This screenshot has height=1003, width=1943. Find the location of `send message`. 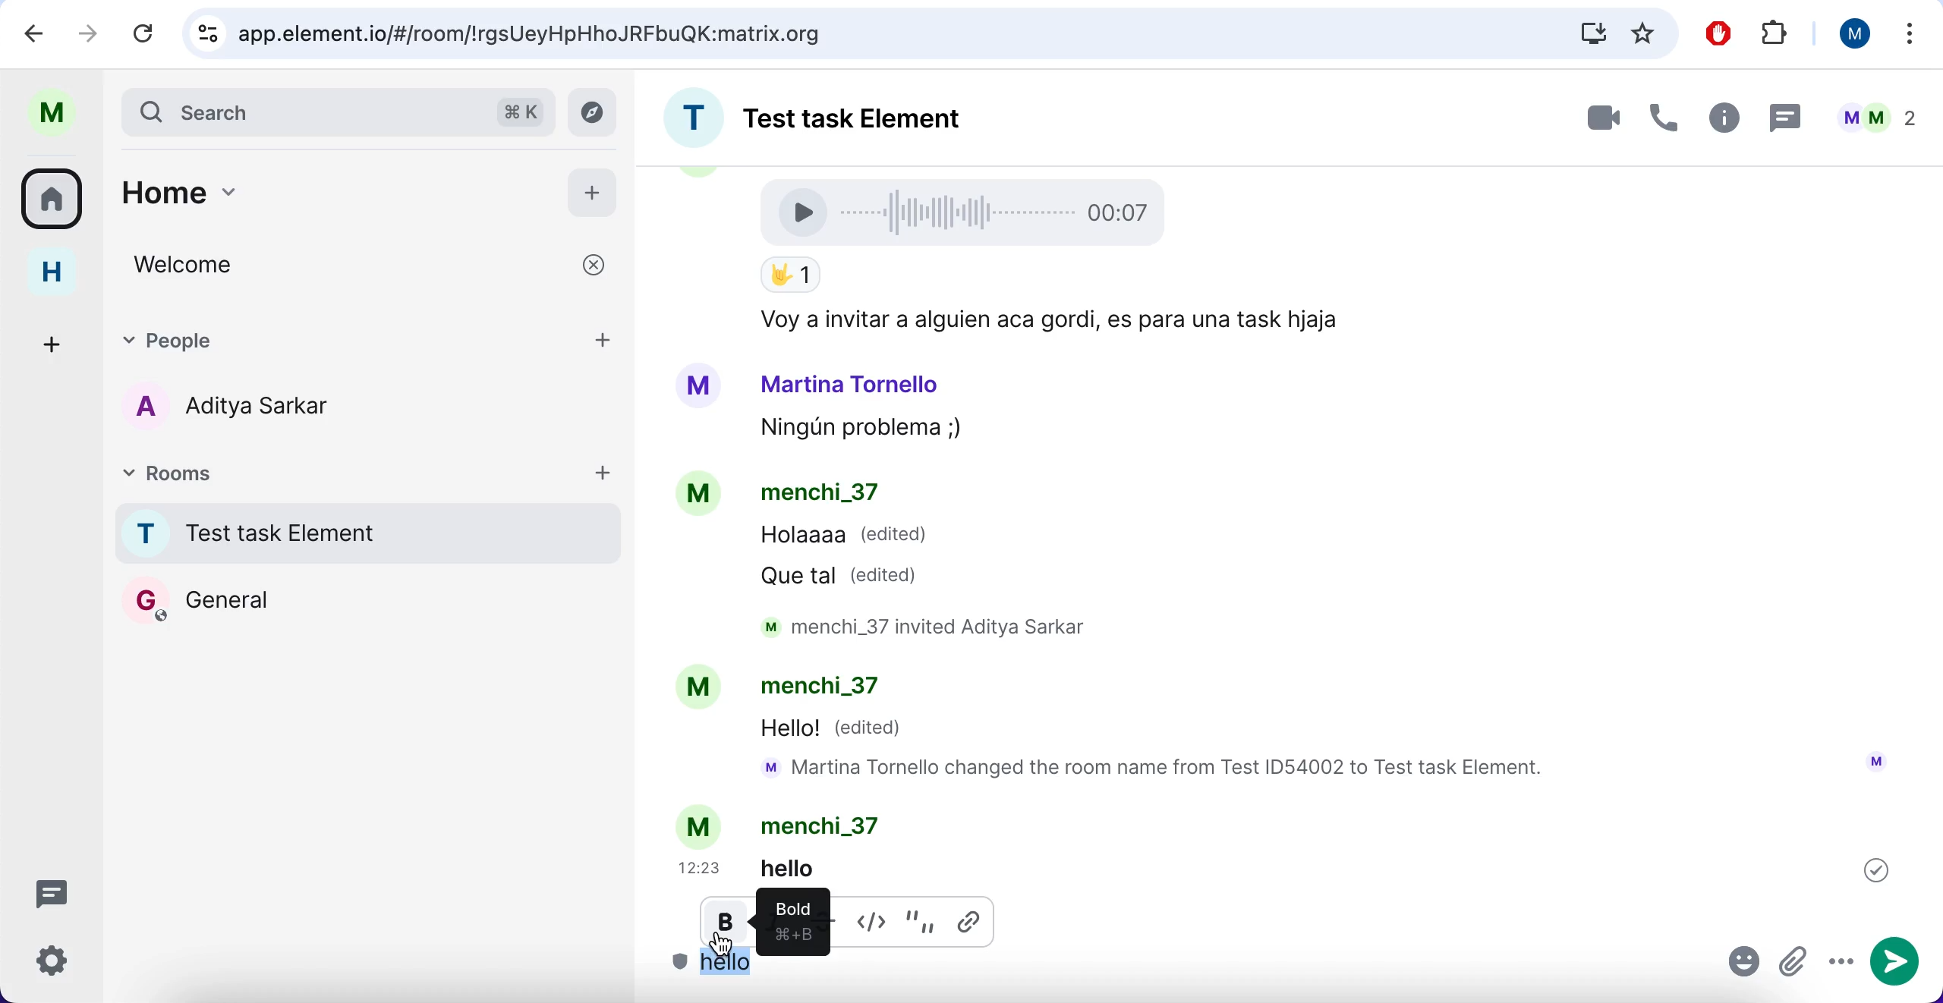

send message is located at coordinates (1898, 962).